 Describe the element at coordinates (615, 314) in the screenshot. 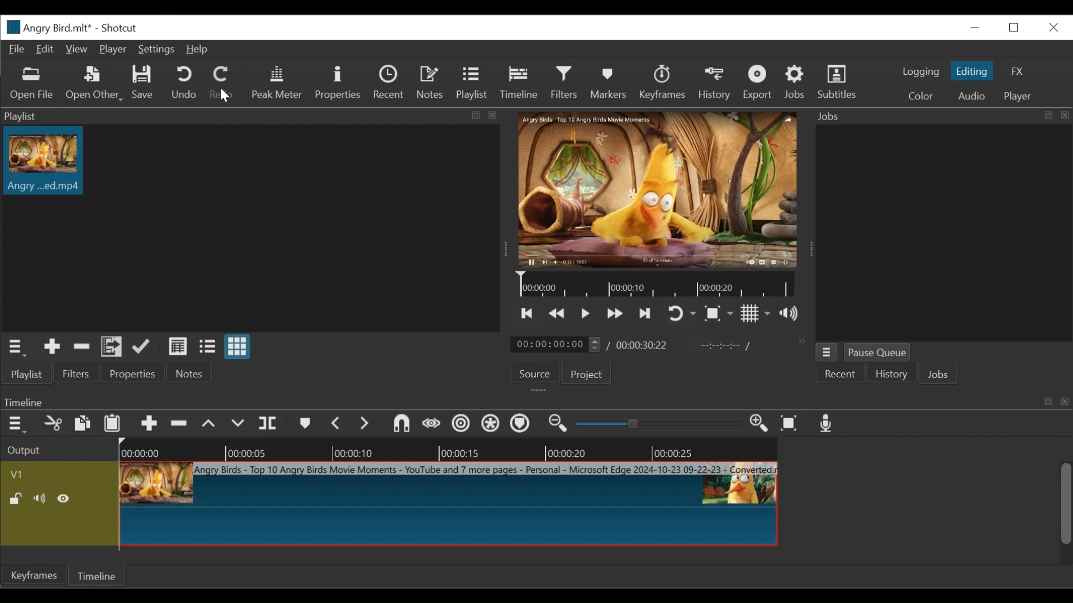

I see `Play quickly forward` at that location.